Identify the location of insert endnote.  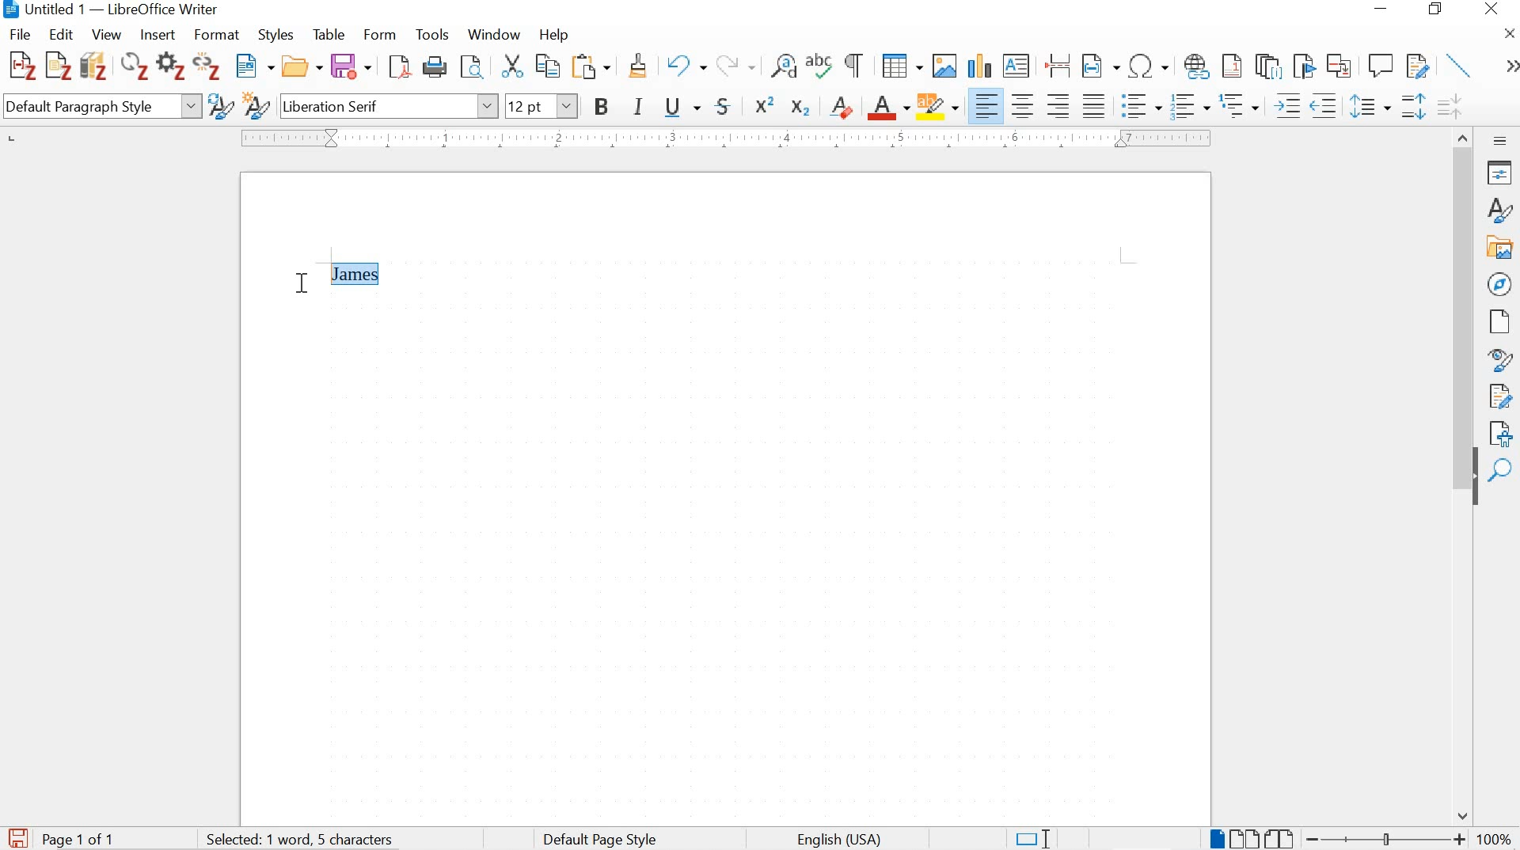
(1232, 66).